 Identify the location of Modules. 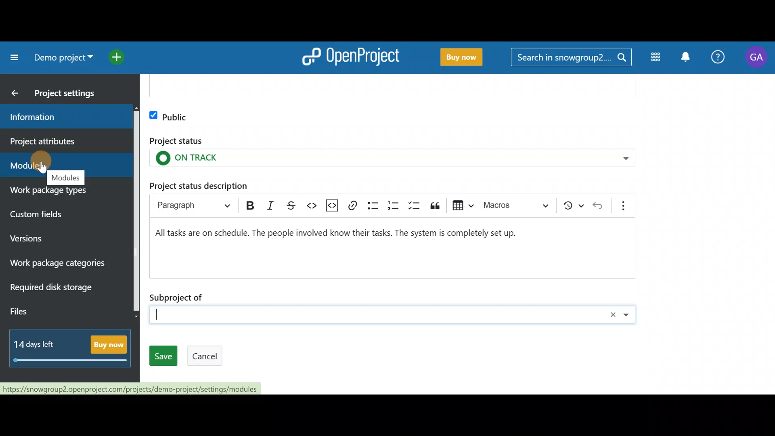
(65, 162).